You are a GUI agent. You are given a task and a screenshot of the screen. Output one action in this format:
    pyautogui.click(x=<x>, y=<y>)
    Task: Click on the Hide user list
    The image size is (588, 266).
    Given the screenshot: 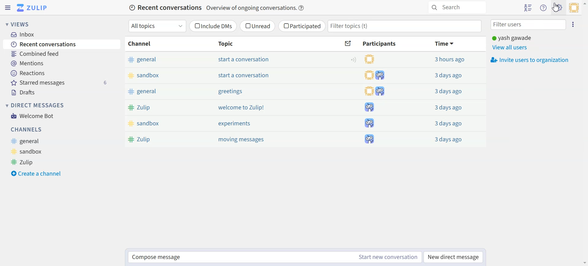 What is the action you would take?
    pyautogui.click(x=527, y=8)
    